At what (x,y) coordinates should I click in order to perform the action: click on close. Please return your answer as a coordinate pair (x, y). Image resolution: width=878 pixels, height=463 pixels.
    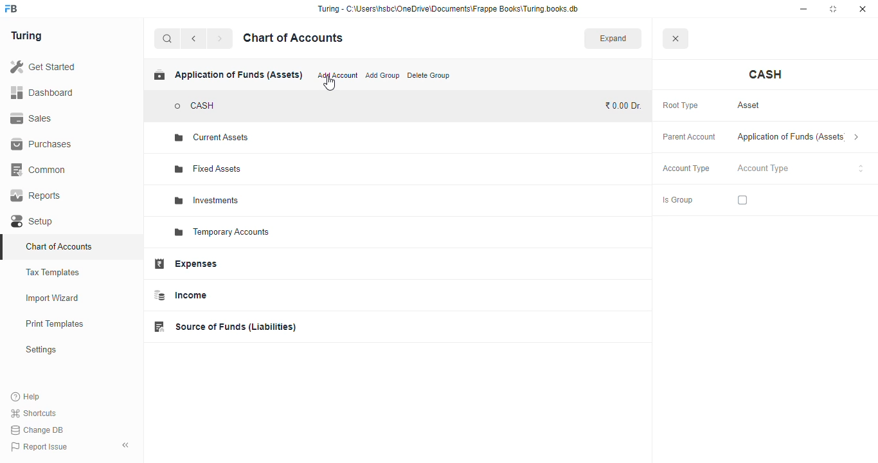
    Looking at the image, I should click on (675, 38).